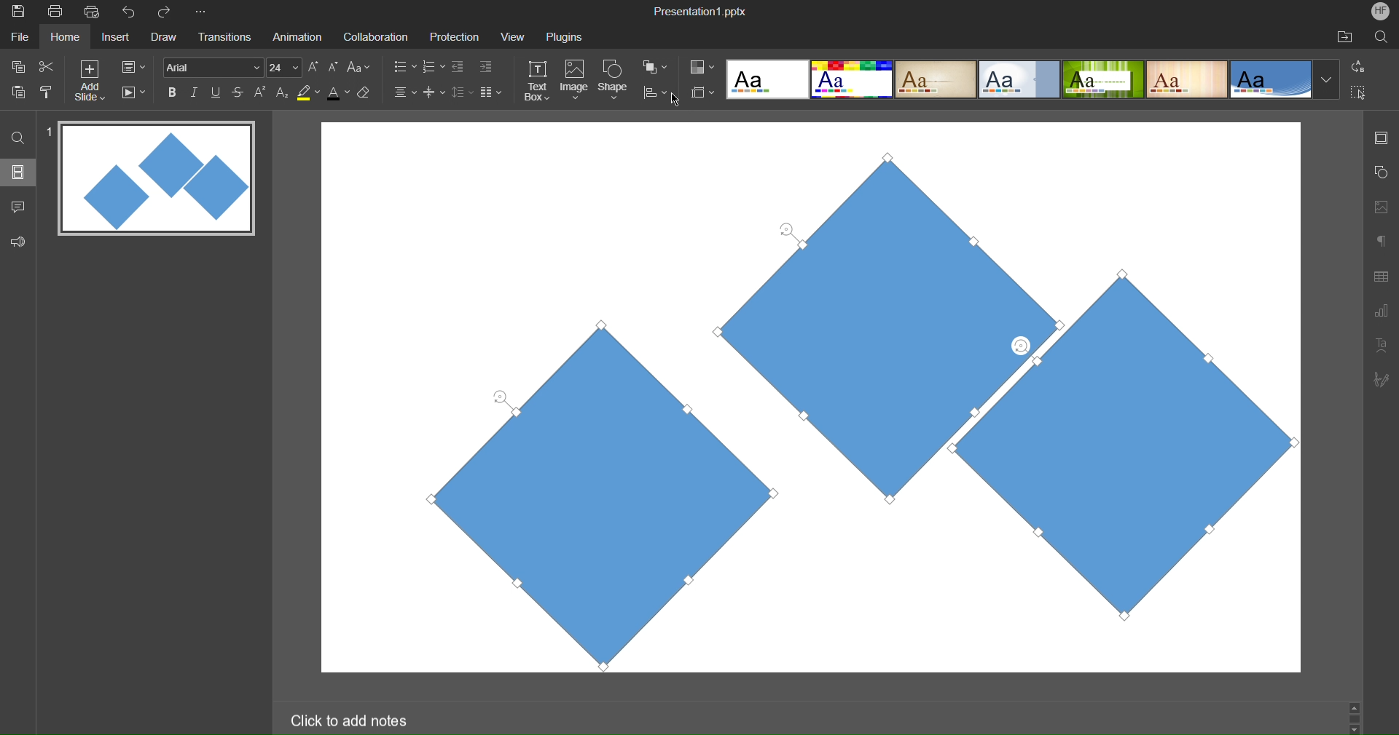 This screenshot has height=735, width=1399. What do you see at coordinates (47, 65) in the screenshot?
I see `cut` at bounding box center [47, 65].